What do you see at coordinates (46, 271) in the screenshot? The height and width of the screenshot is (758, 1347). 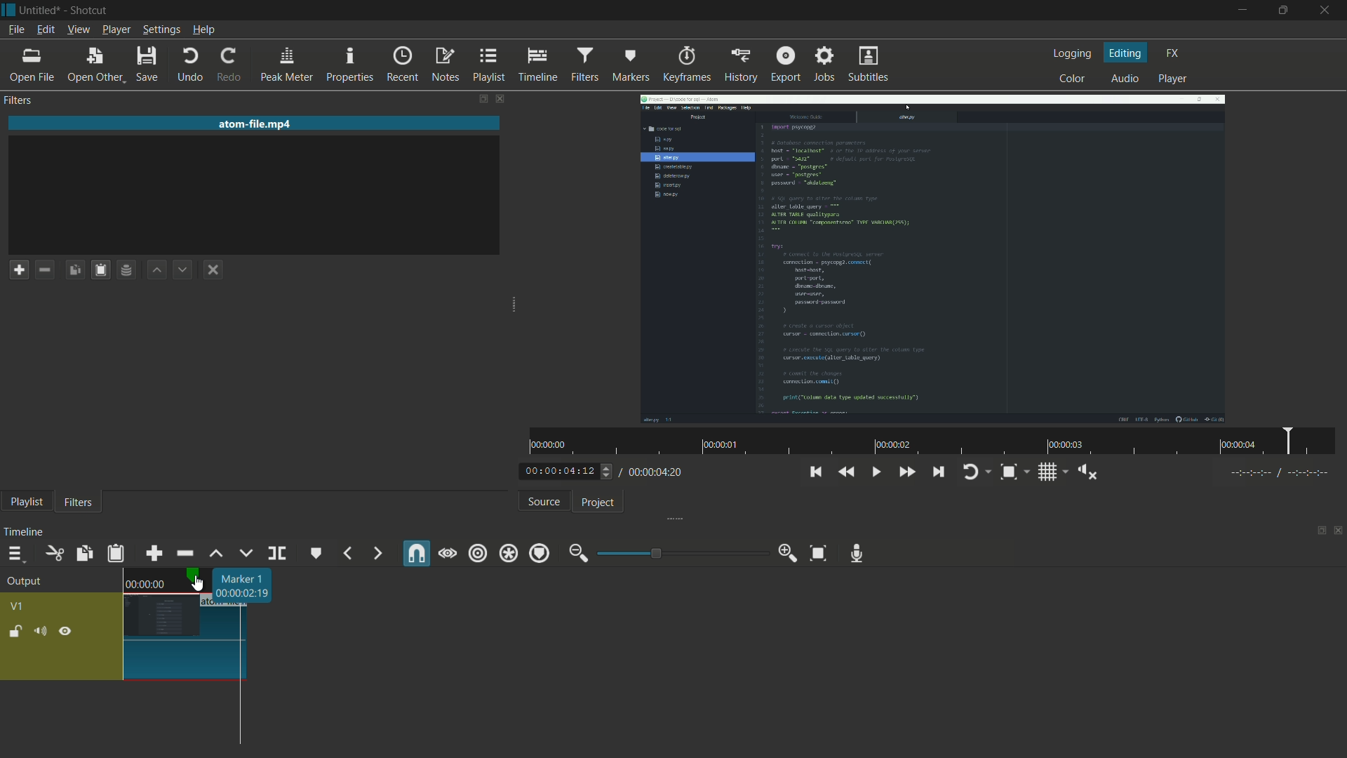 I see `remove filter` at bounding box center [46, 271].